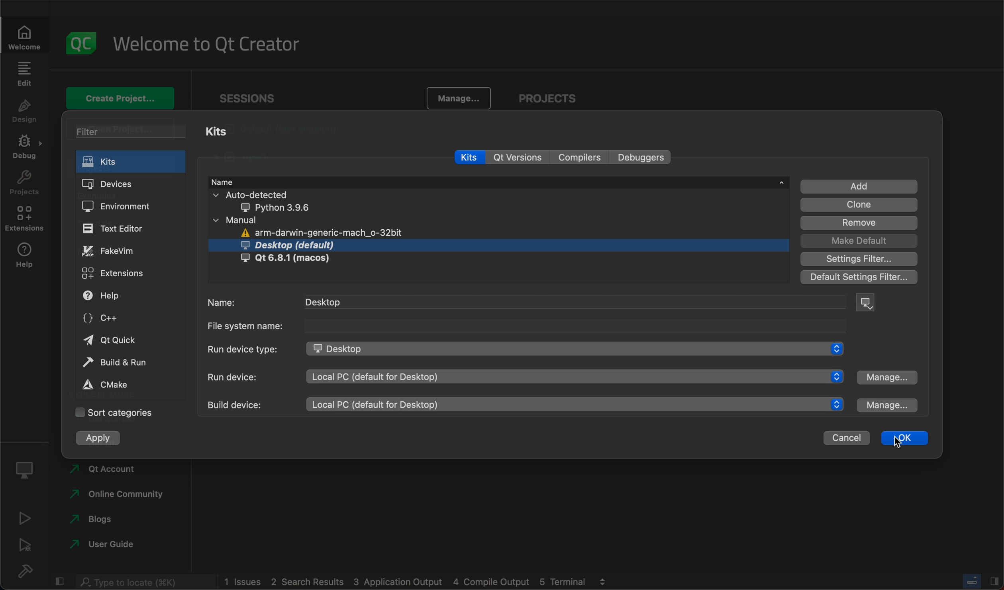 The image size is (1004, 590). I want to click on blogs, so click(94, 519).